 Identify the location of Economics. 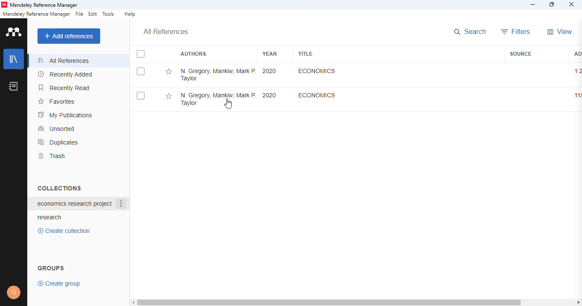
(316, 71).